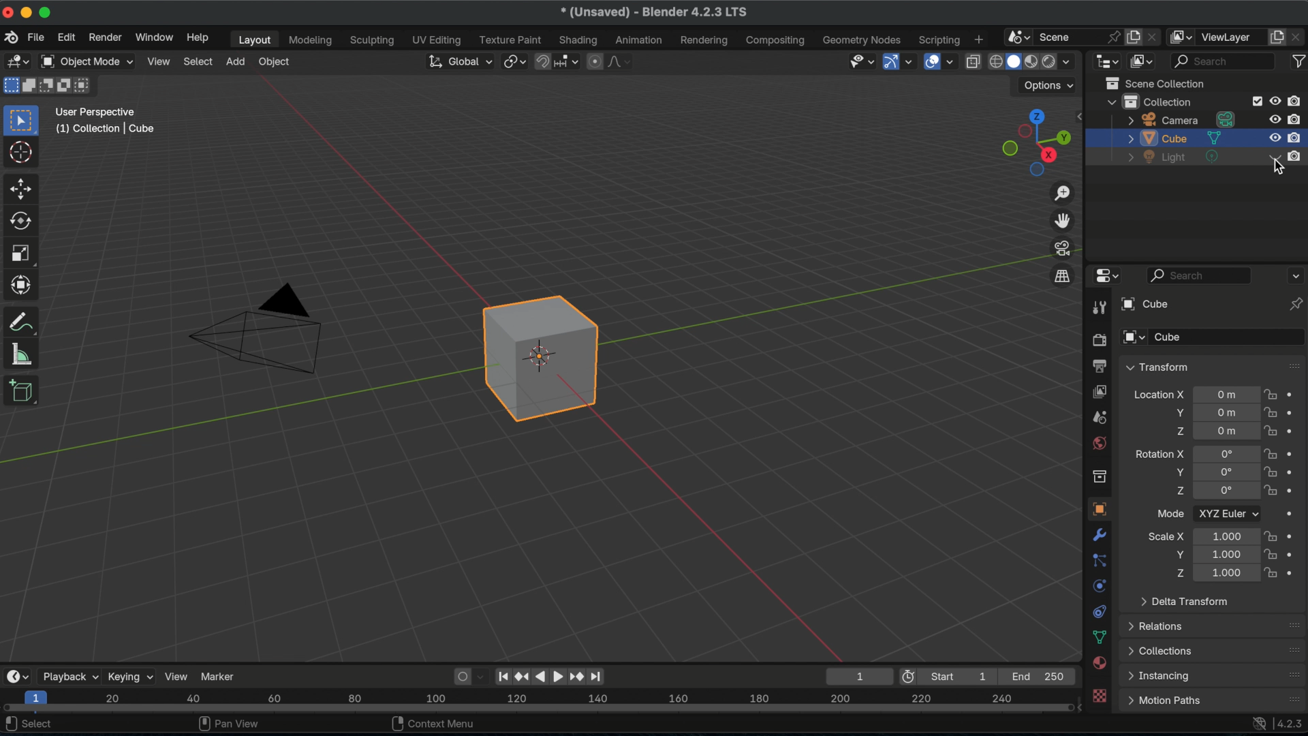  Describe the element at coordinates (1279, 176) in the screenshot. I see `cursor` at that location.